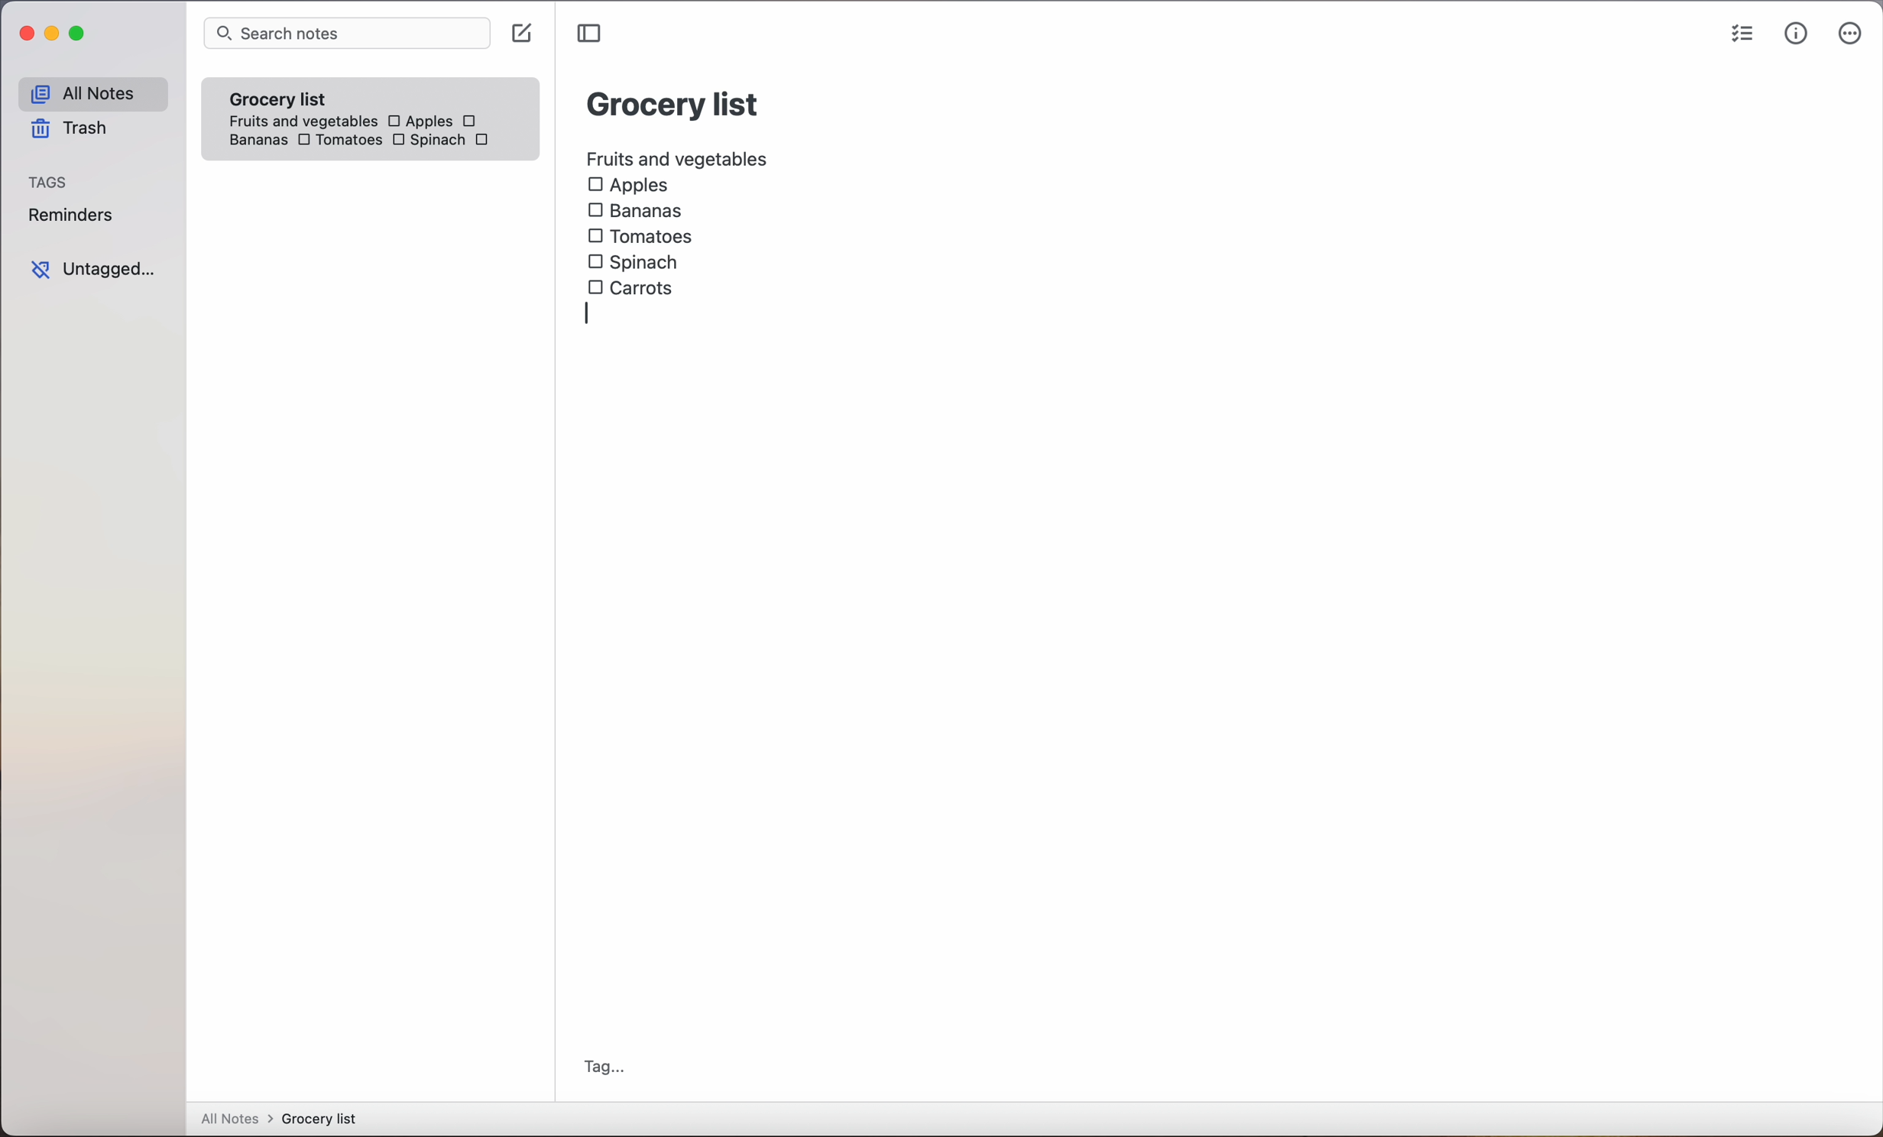  I want to click on all notes, so click(92, 94).